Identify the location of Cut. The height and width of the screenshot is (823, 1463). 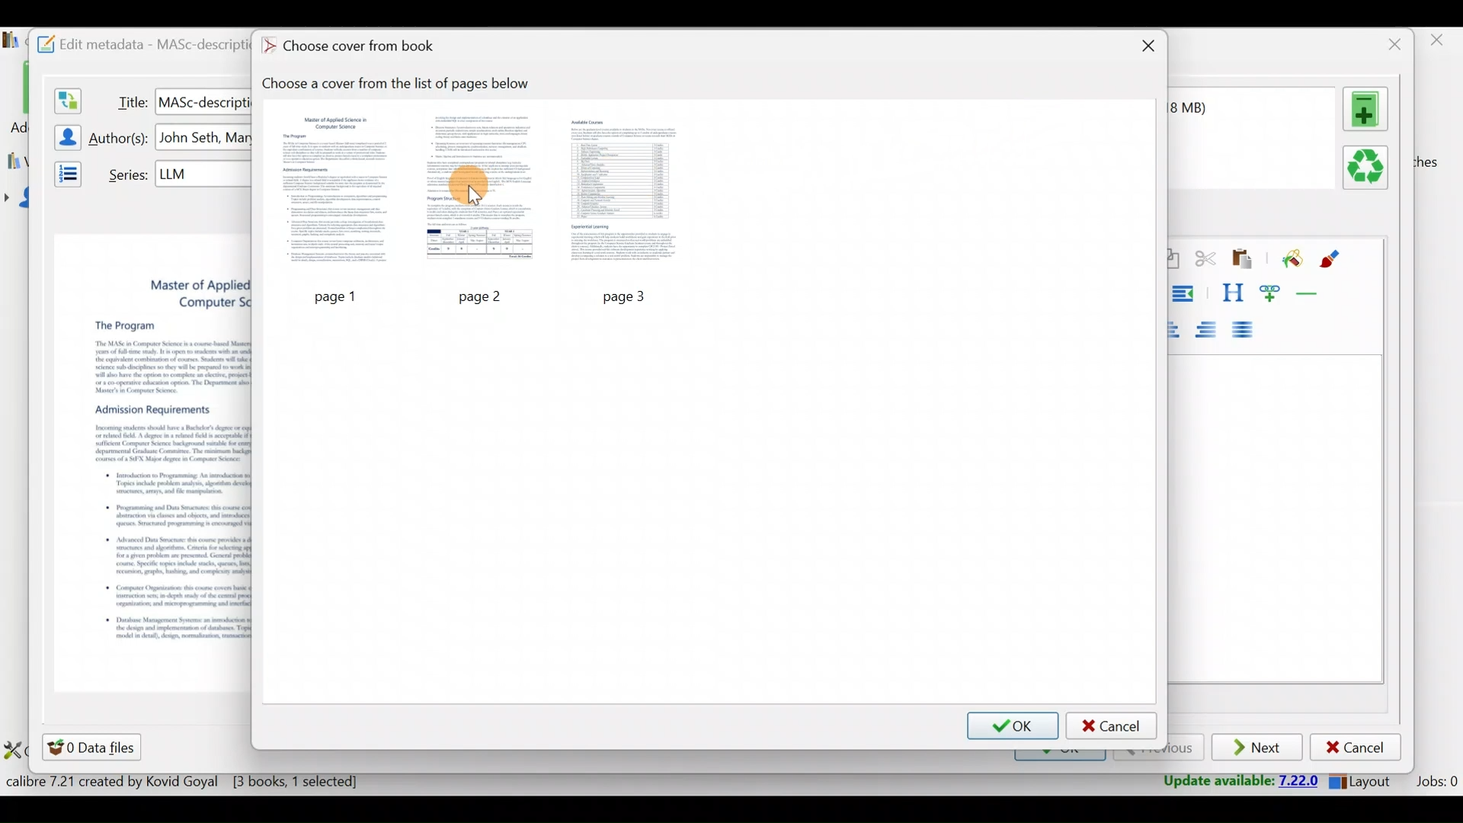
(1205, 261).